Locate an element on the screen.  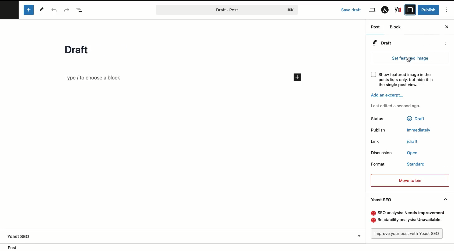
Last edited is located at coordinates (396, 106).